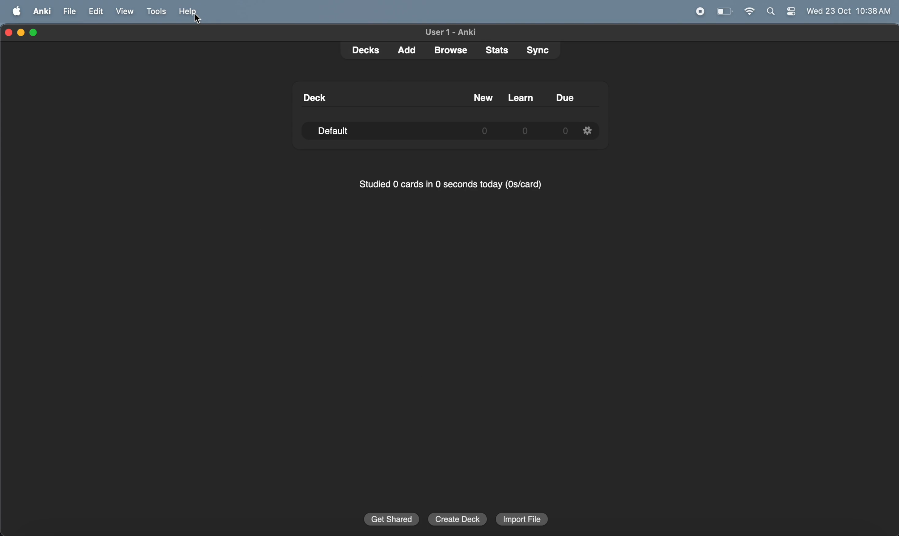 This screenshot has width=899, height=536. What do you see at coordinates (70, 11) in the screenshot?
I see `file` at bounding box center [70, 11].